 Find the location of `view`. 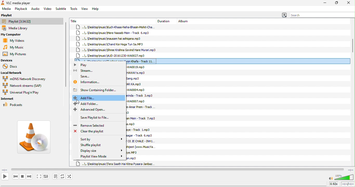

view is located at coordinates (85, 9).